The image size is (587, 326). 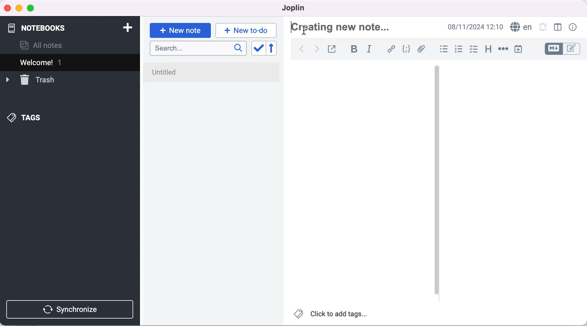 What do you see at coordinates (458, 49) in the screenshot?
I see `numbered list` at bounding box center [458, 49].